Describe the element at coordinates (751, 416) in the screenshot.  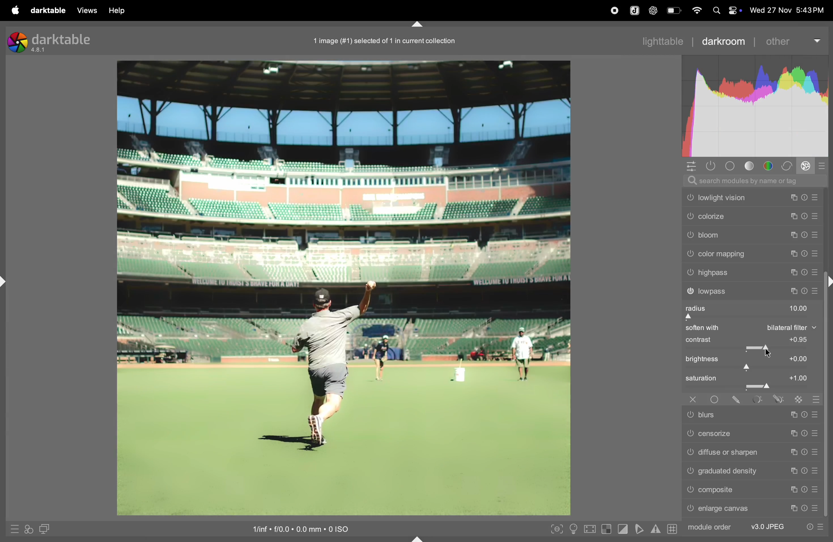
I see `blurs` at that location.